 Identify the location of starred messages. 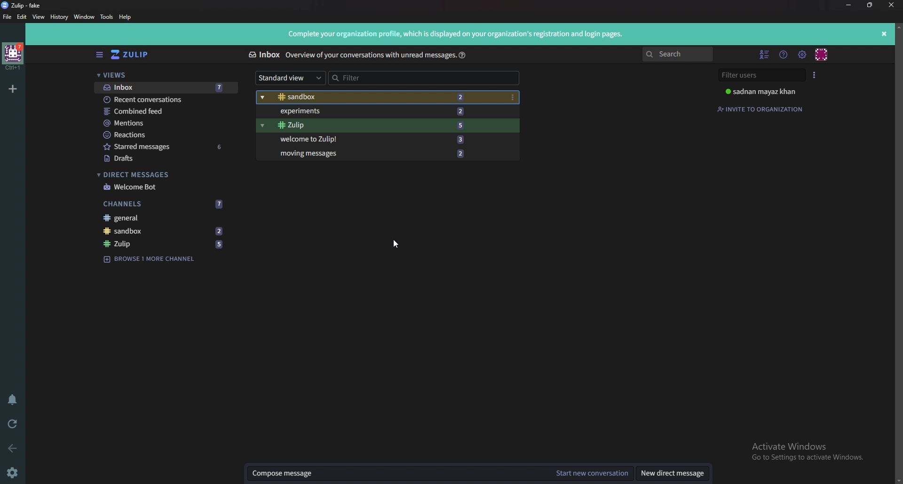
(167, 147).